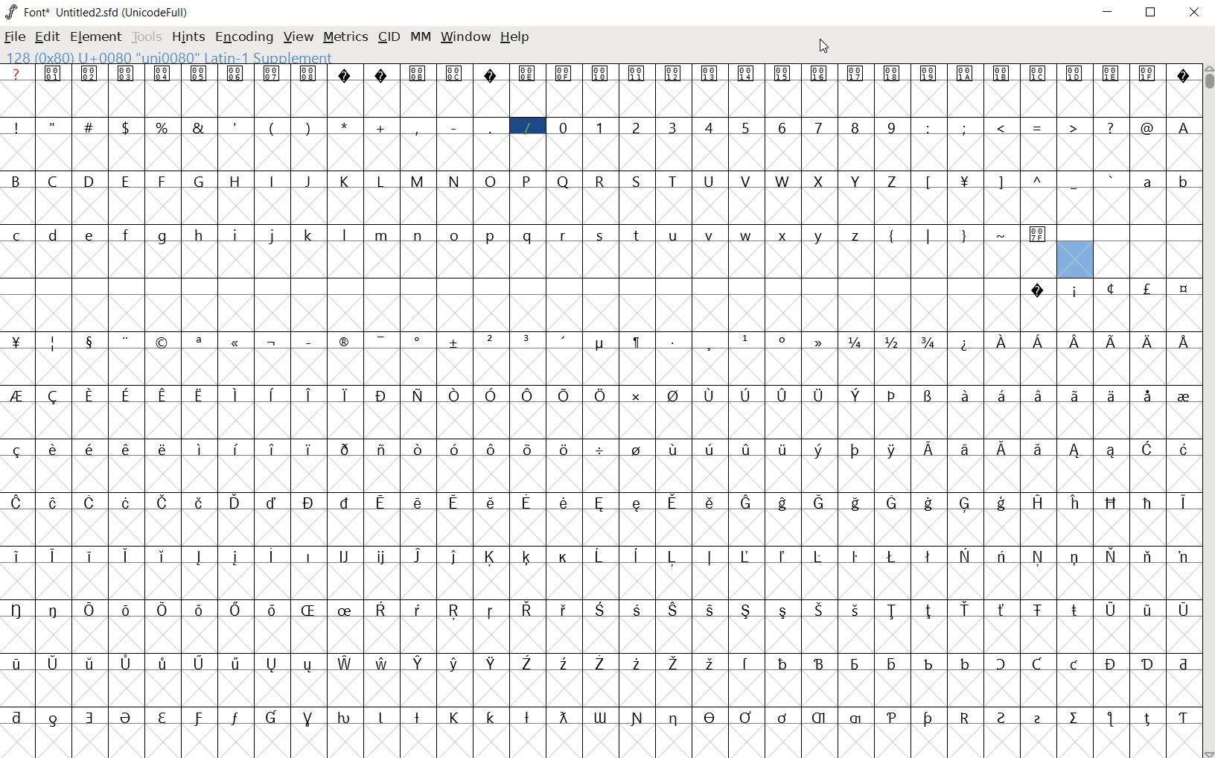  Describe the element at coordinates (418, 663) in the screenshot. I see `glyph` at that location.